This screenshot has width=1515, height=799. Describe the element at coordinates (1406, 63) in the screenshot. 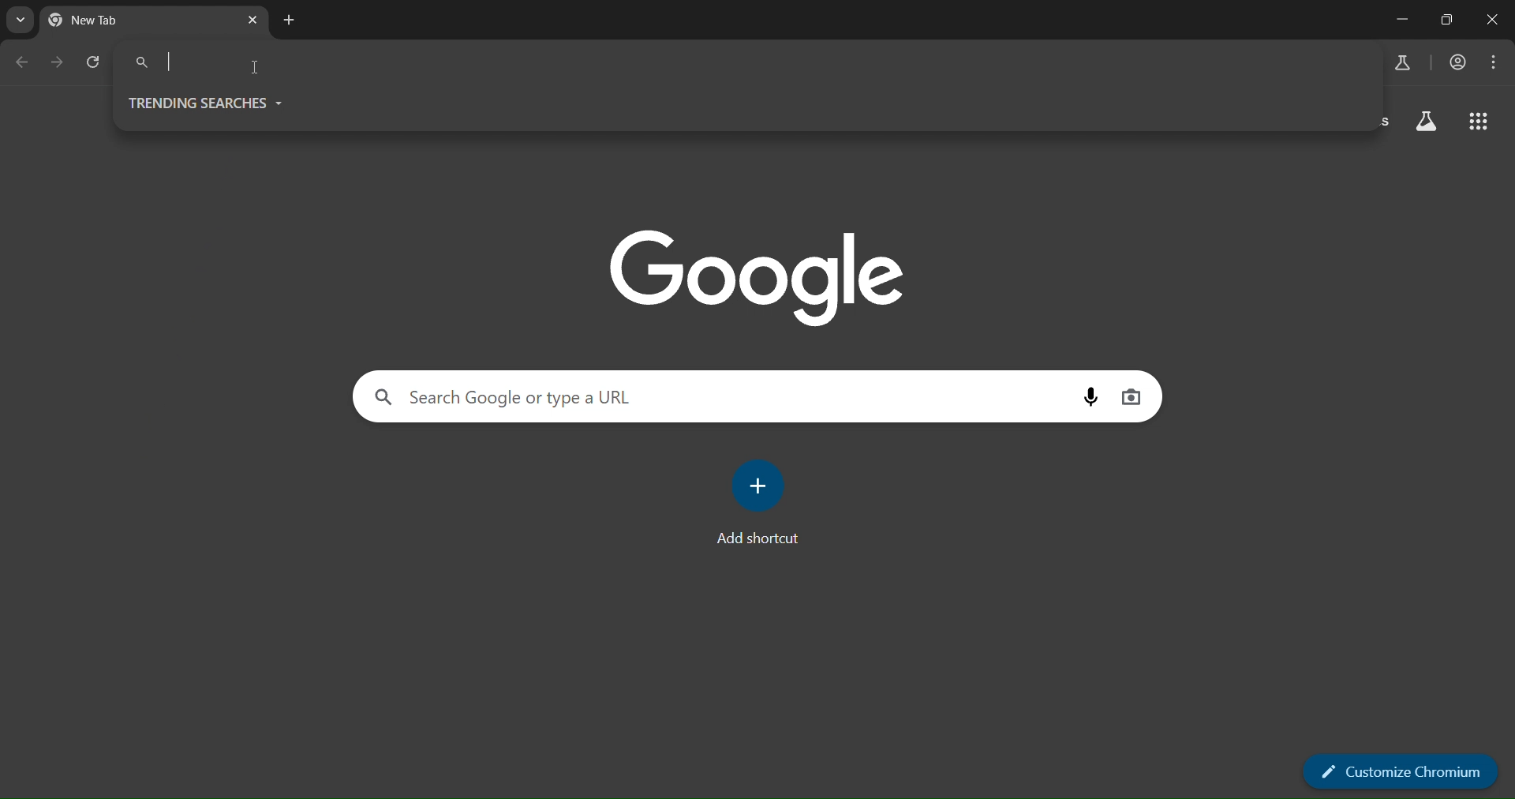

I see `search labs` at that location.